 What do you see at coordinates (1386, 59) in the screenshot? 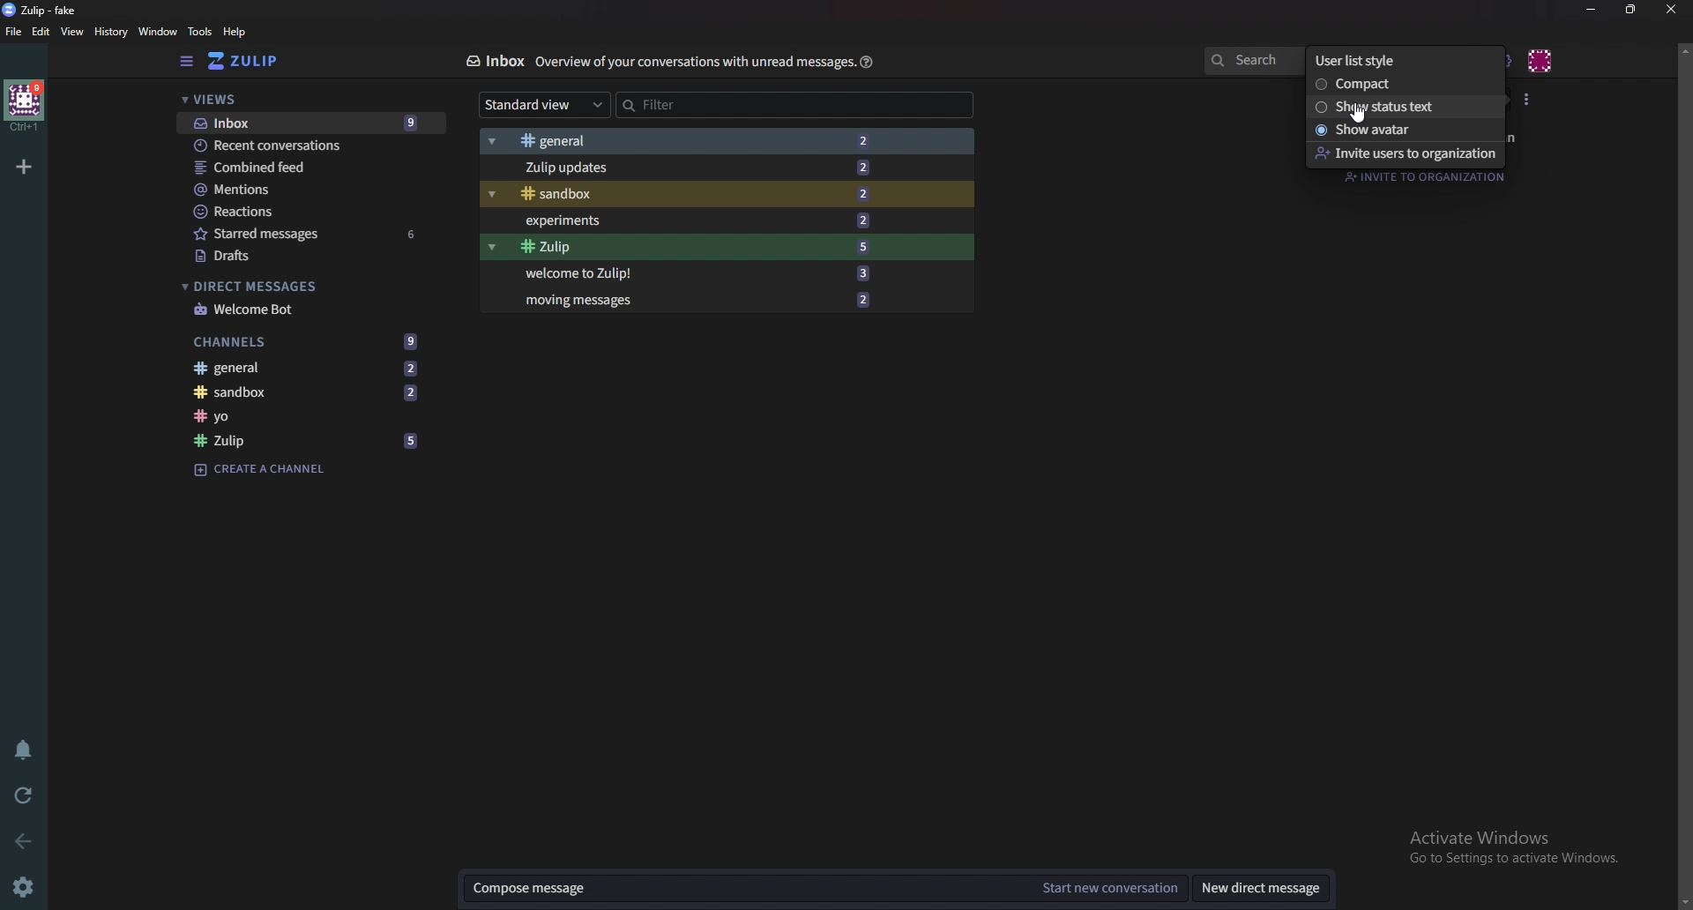
I see `user list style` at bounding box center [1386, 59].